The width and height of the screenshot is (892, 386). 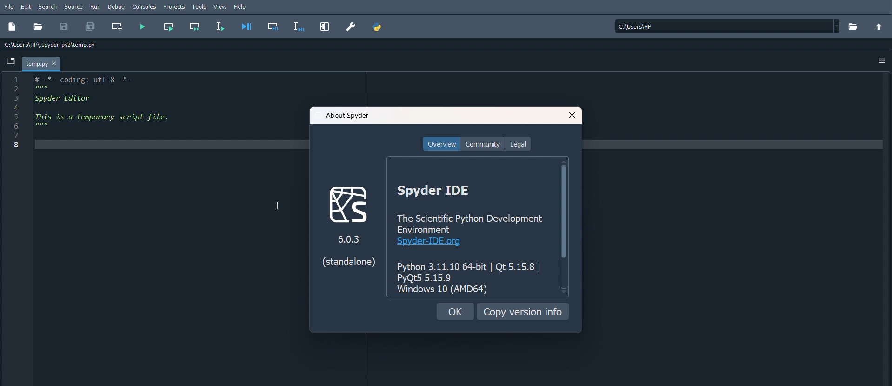 What do you see at coordinates (325, 26) in the screenshot?
I see `Maximize current pane` at bounding box center [325, 26].